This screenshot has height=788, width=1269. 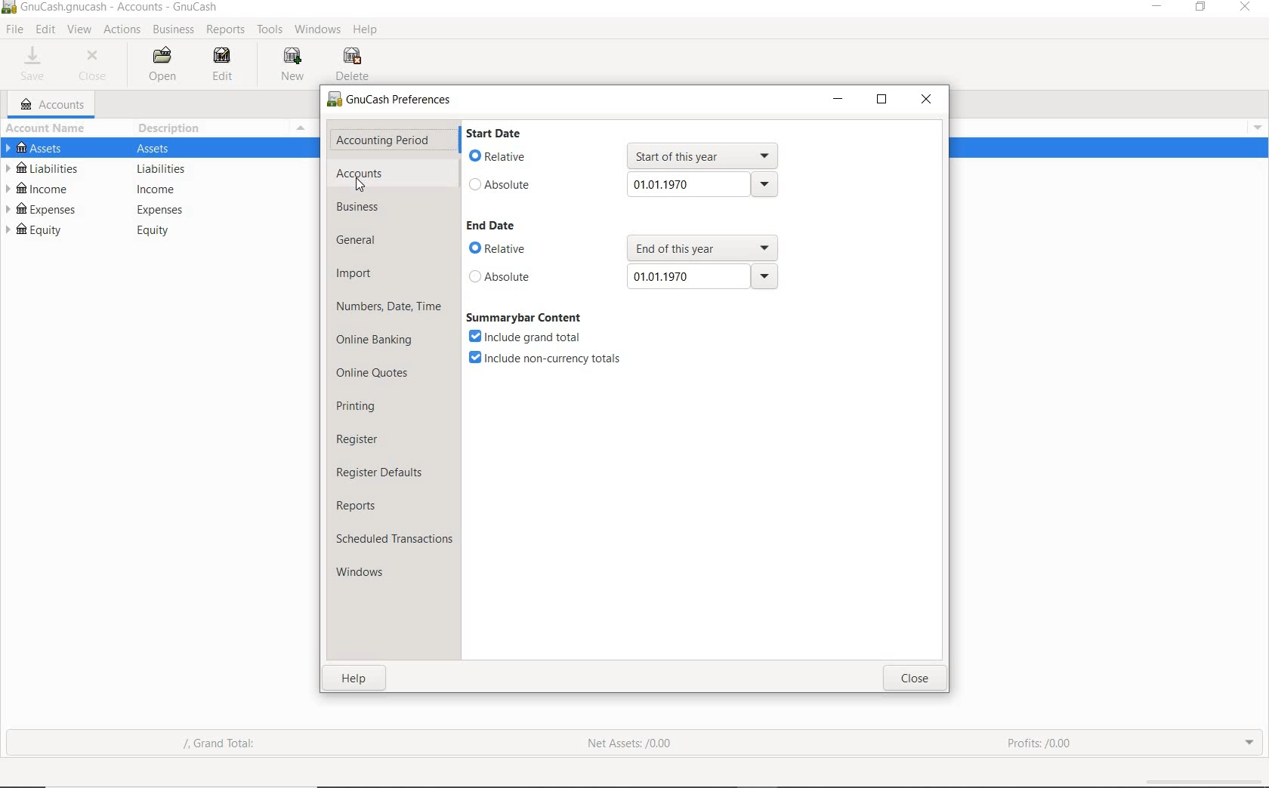 I want to click on minimize, so click(x=838, y=98).